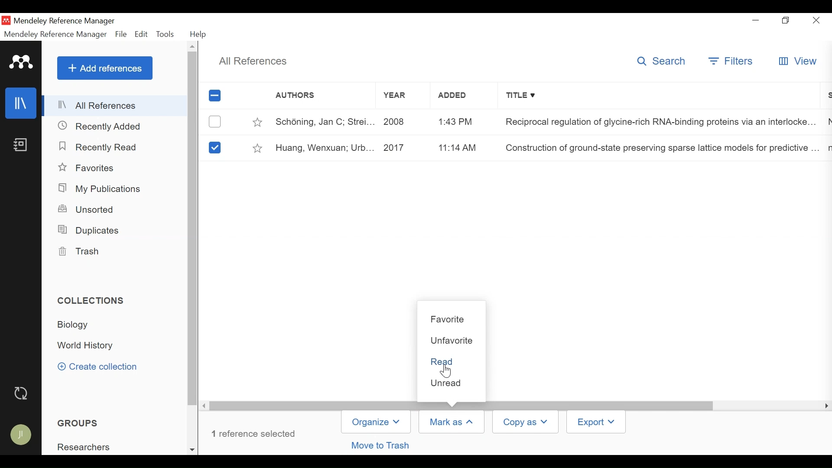 This screenshot has width=832, height=468. I want to click on Collection, so click(76, 325).